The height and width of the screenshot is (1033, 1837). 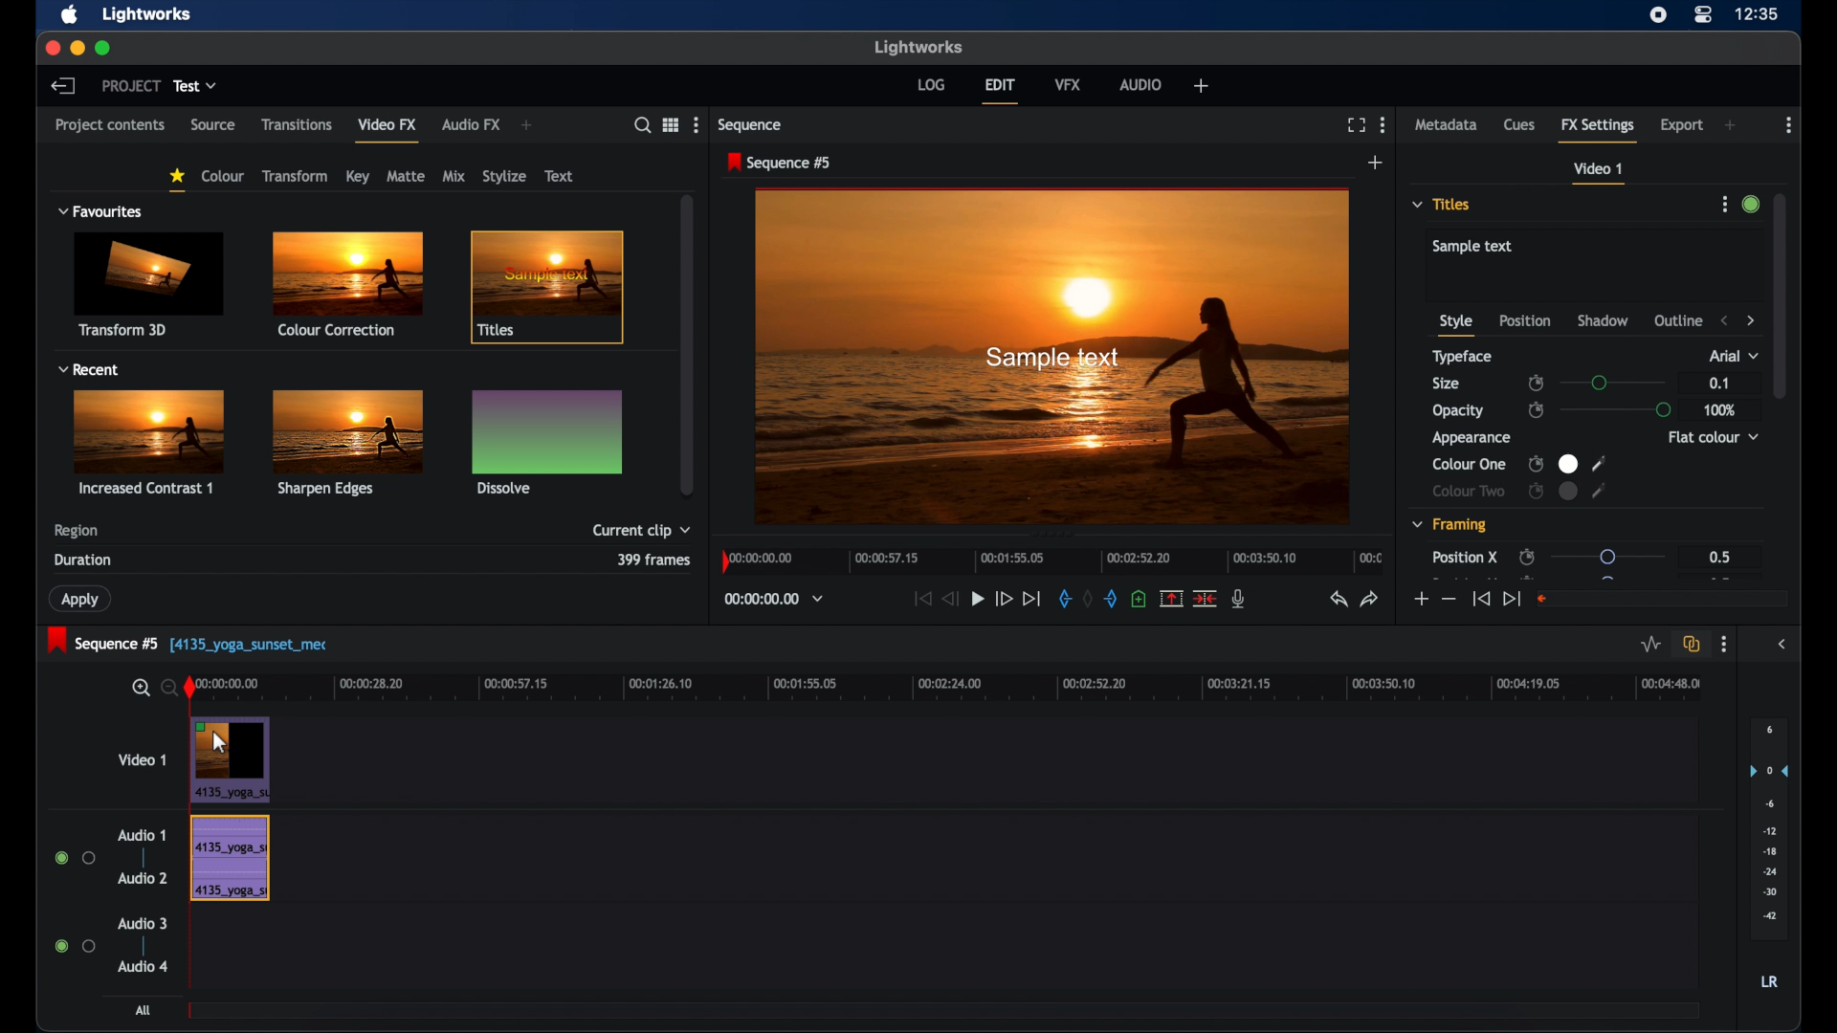 I want to click on favorites, so click(x=101, y=211).